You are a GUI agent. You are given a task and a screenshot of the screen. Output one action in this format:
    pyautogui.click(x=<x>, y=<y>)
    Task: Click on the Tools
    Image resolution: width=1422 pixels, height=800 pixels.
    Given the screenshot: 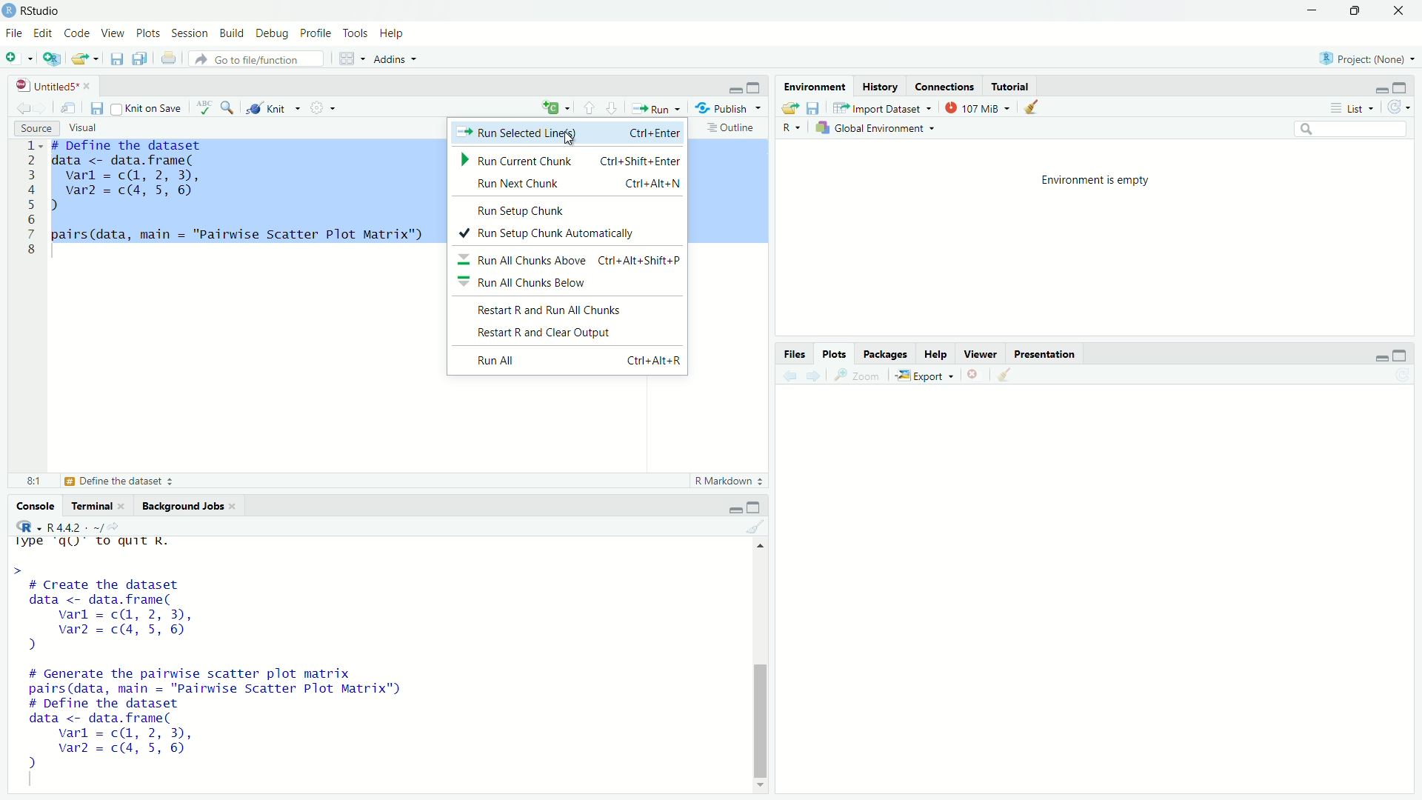 What is the action you would take?
    pyautogui.click(x=357, y=32)
    